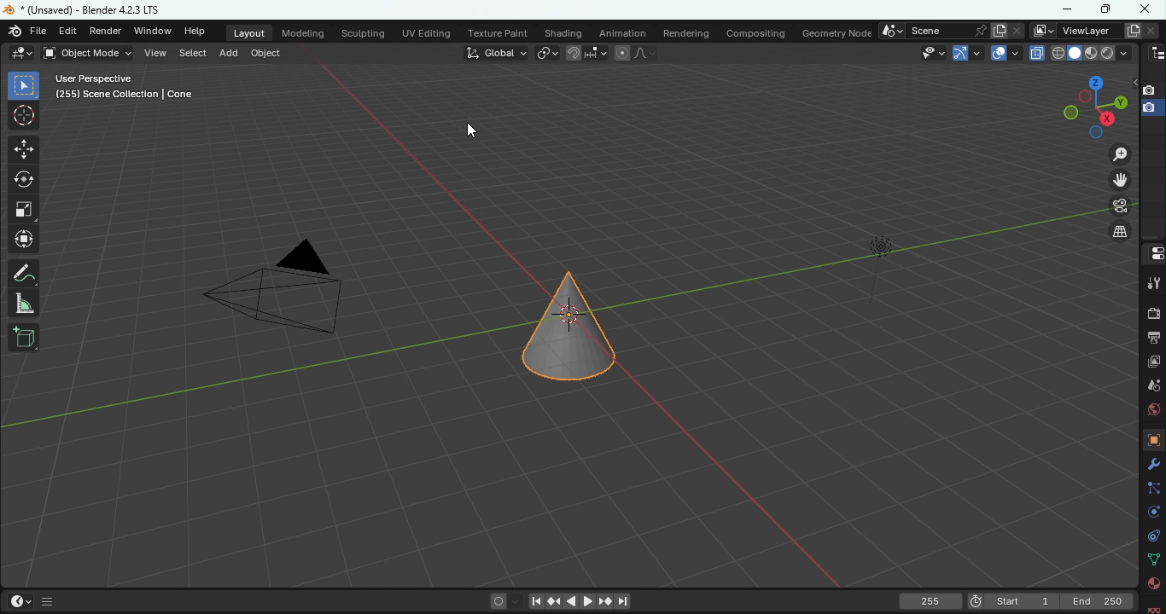 This screenshot has height=614, width=1166. What do you see at coordinates (1151, 109) in the screenshot?
I see `Disable in render` at bounding box center [1151, 109].